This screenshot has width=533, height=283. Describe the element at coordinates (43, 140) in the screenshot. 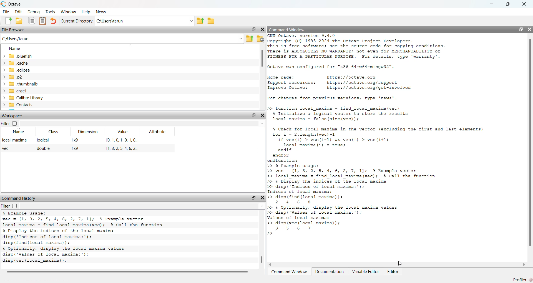

I see `logical` at that location.